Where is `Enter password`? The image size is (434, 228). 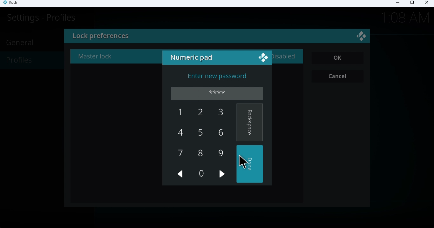 Enter password is located at coordinates (218, 94).